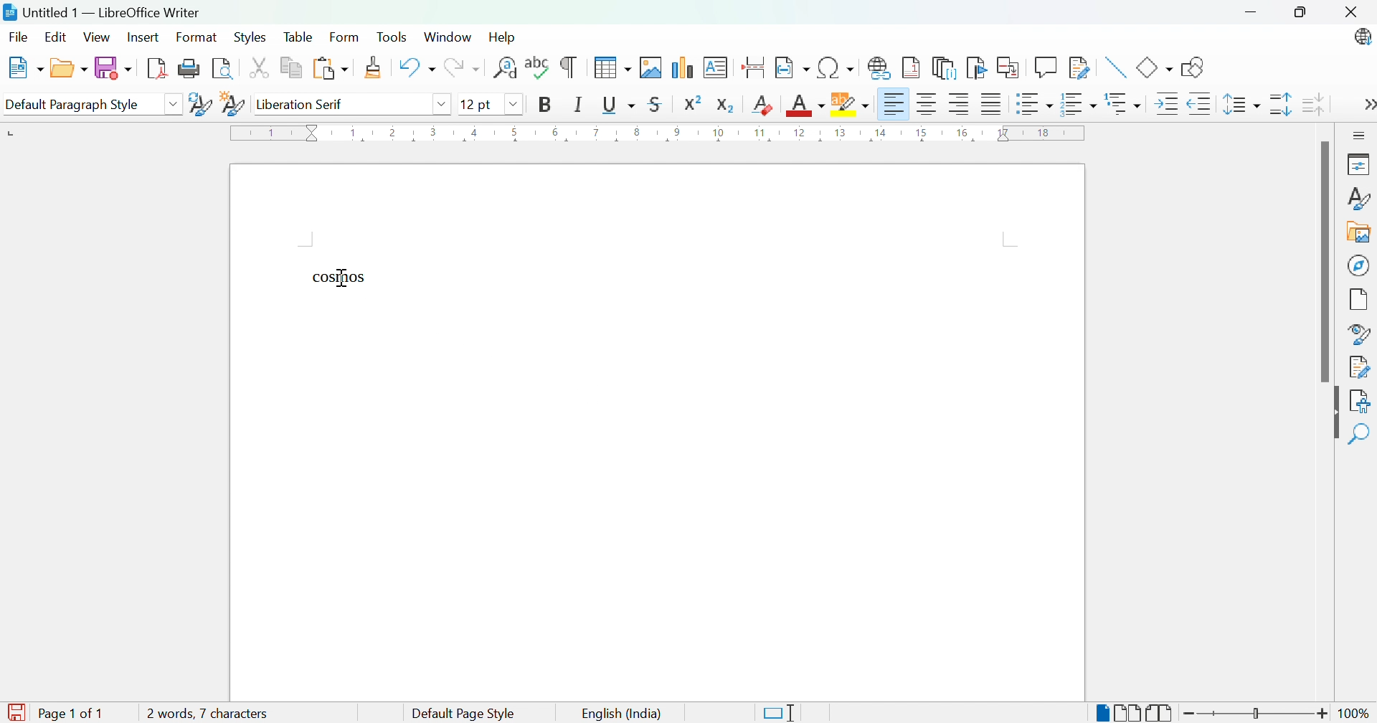 Image resolution: width=1377 pixels, height=723 pixels. I want to click on Insert field, so click(792, 66).